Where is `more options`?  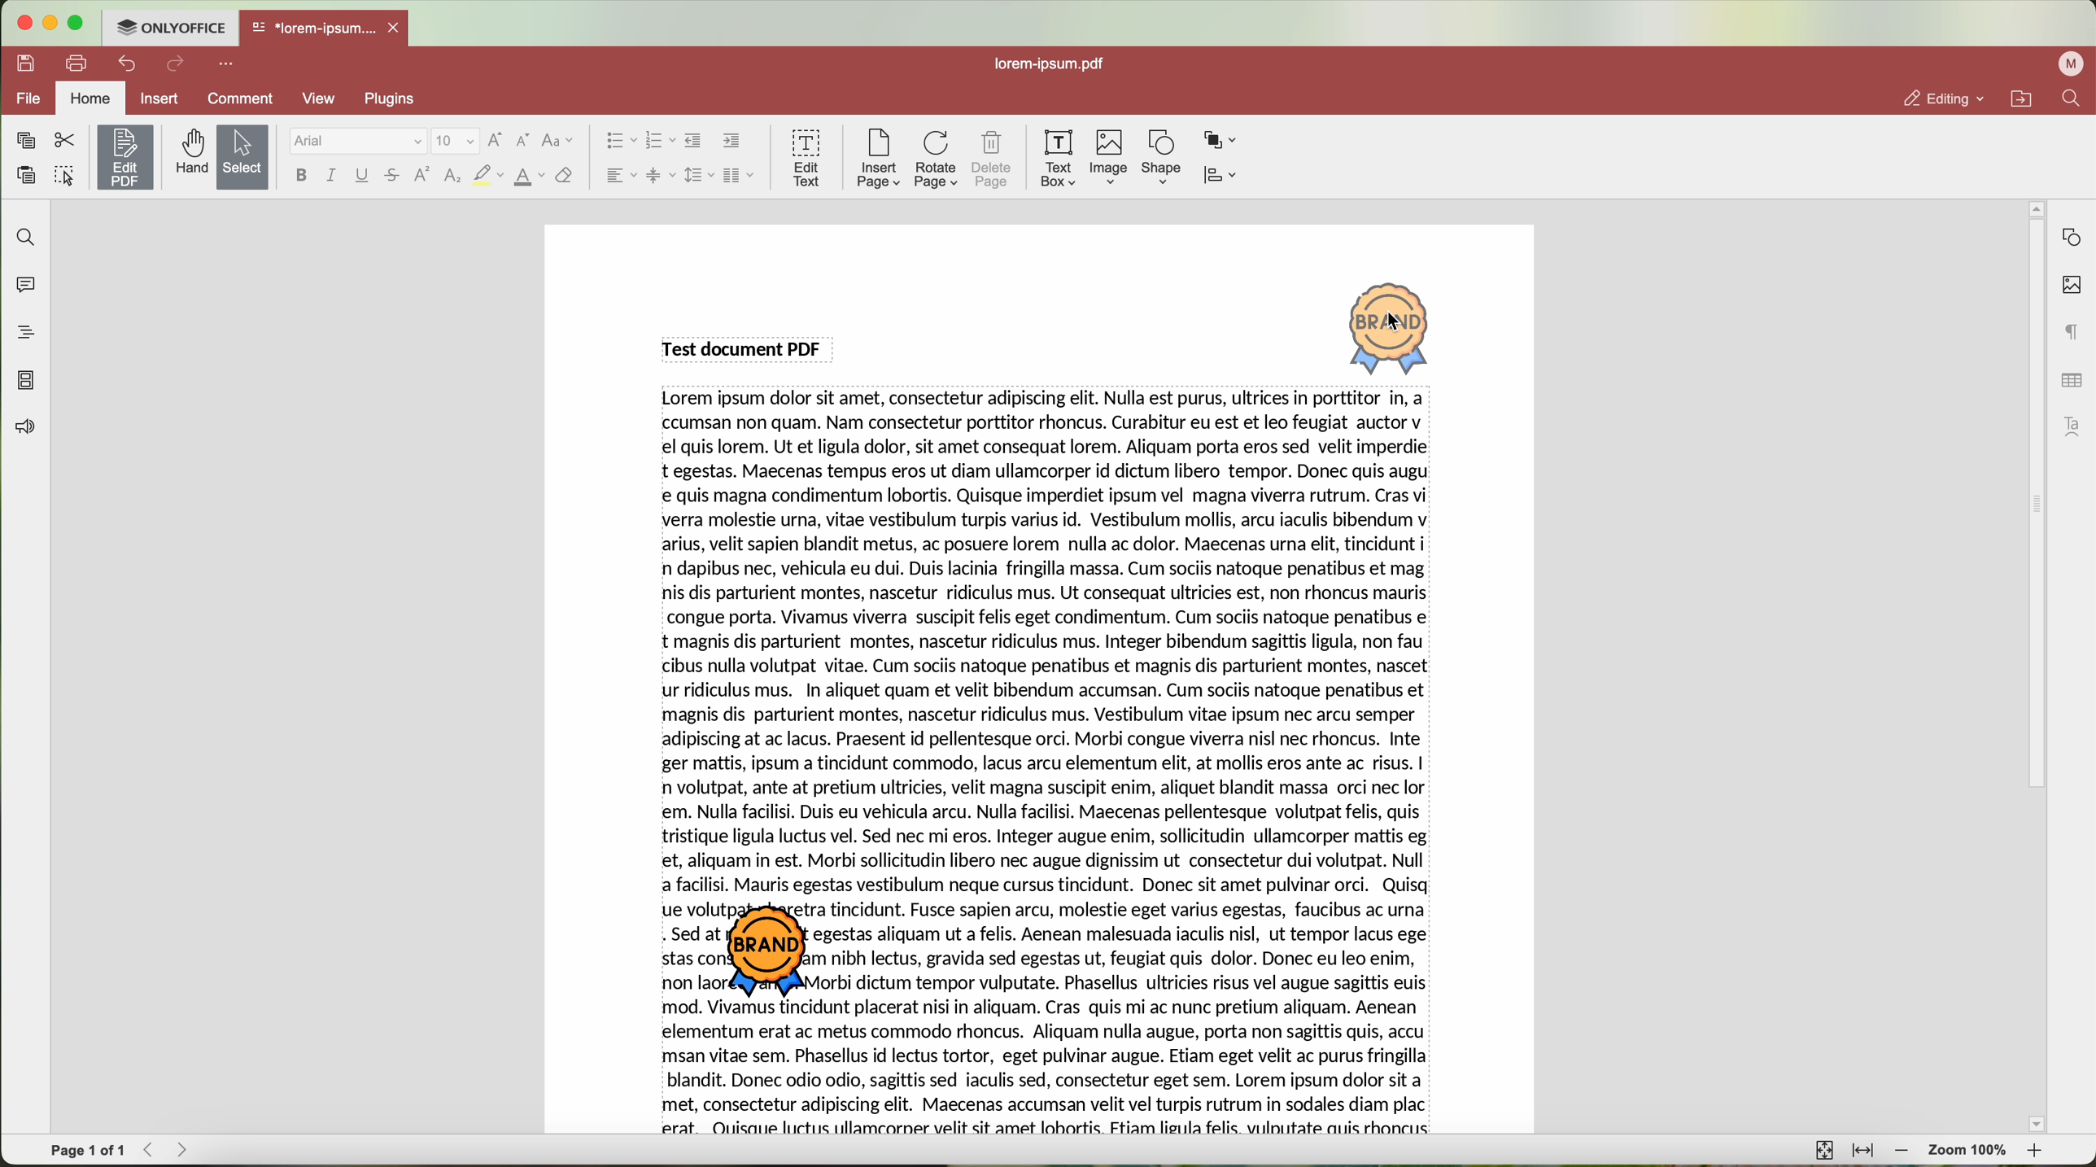
more options is located at coordinates (229, 62).